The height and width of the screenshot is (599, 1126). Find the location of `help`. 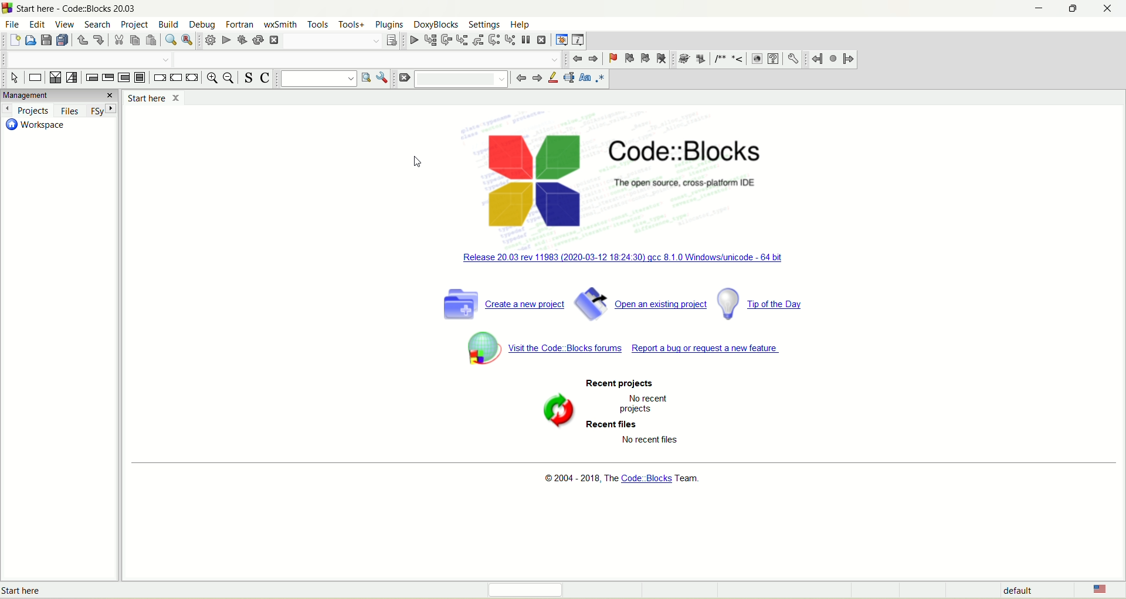

help is located at coordinates (521, 25).